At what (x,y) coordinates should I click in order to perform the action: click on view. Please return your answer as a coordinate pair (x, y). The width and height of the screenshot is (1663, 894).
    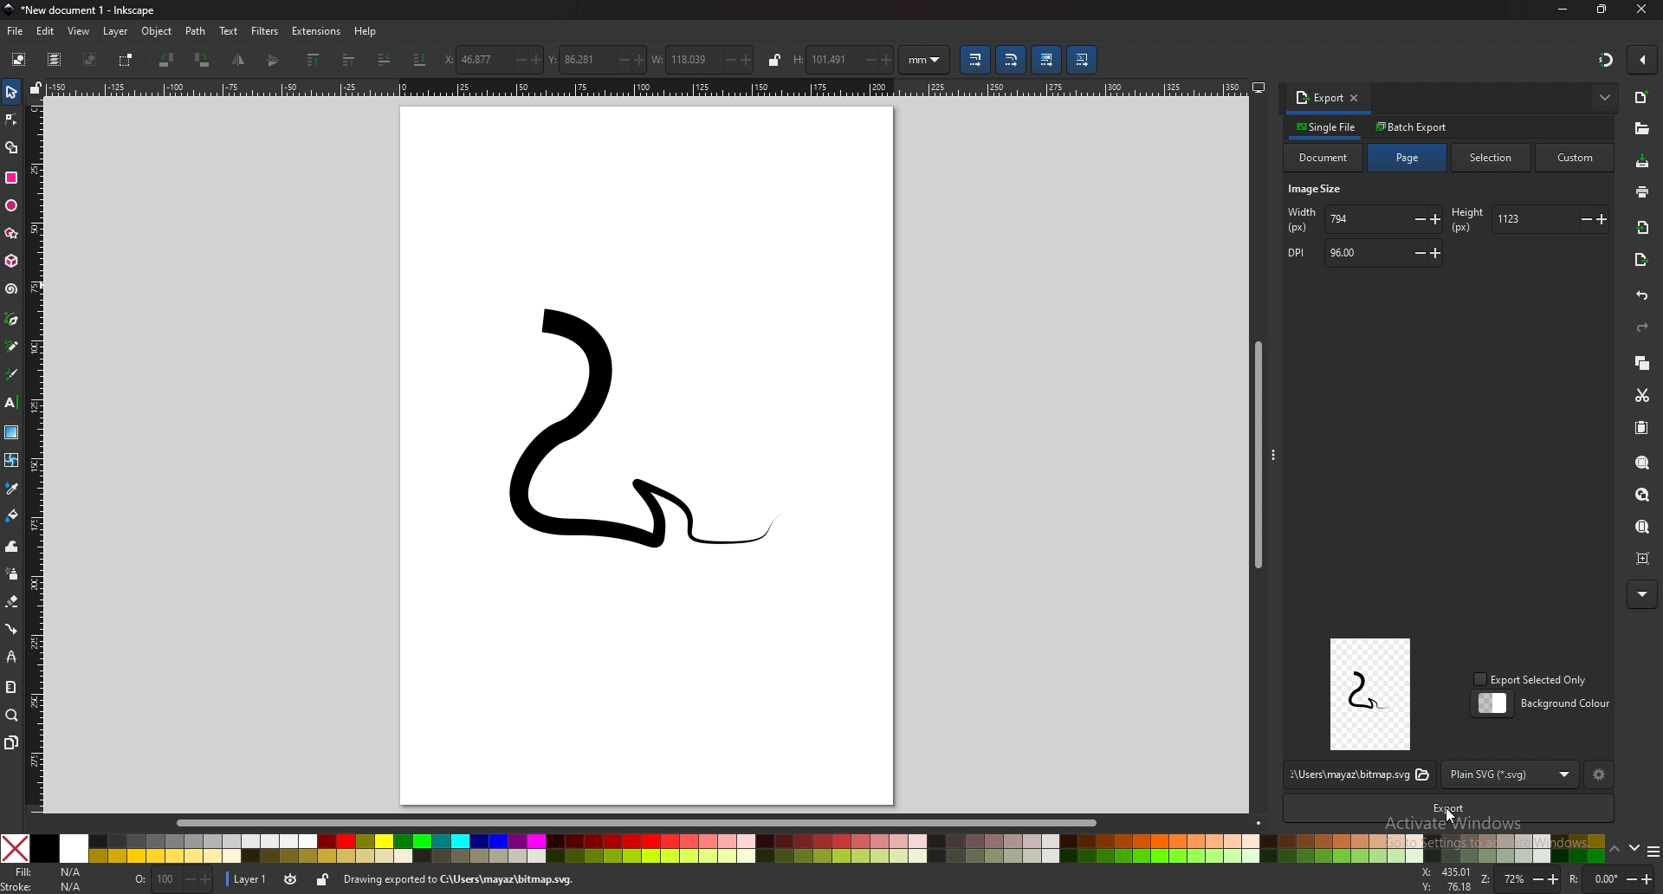
    Looking at the image, I should click on (80, 32).